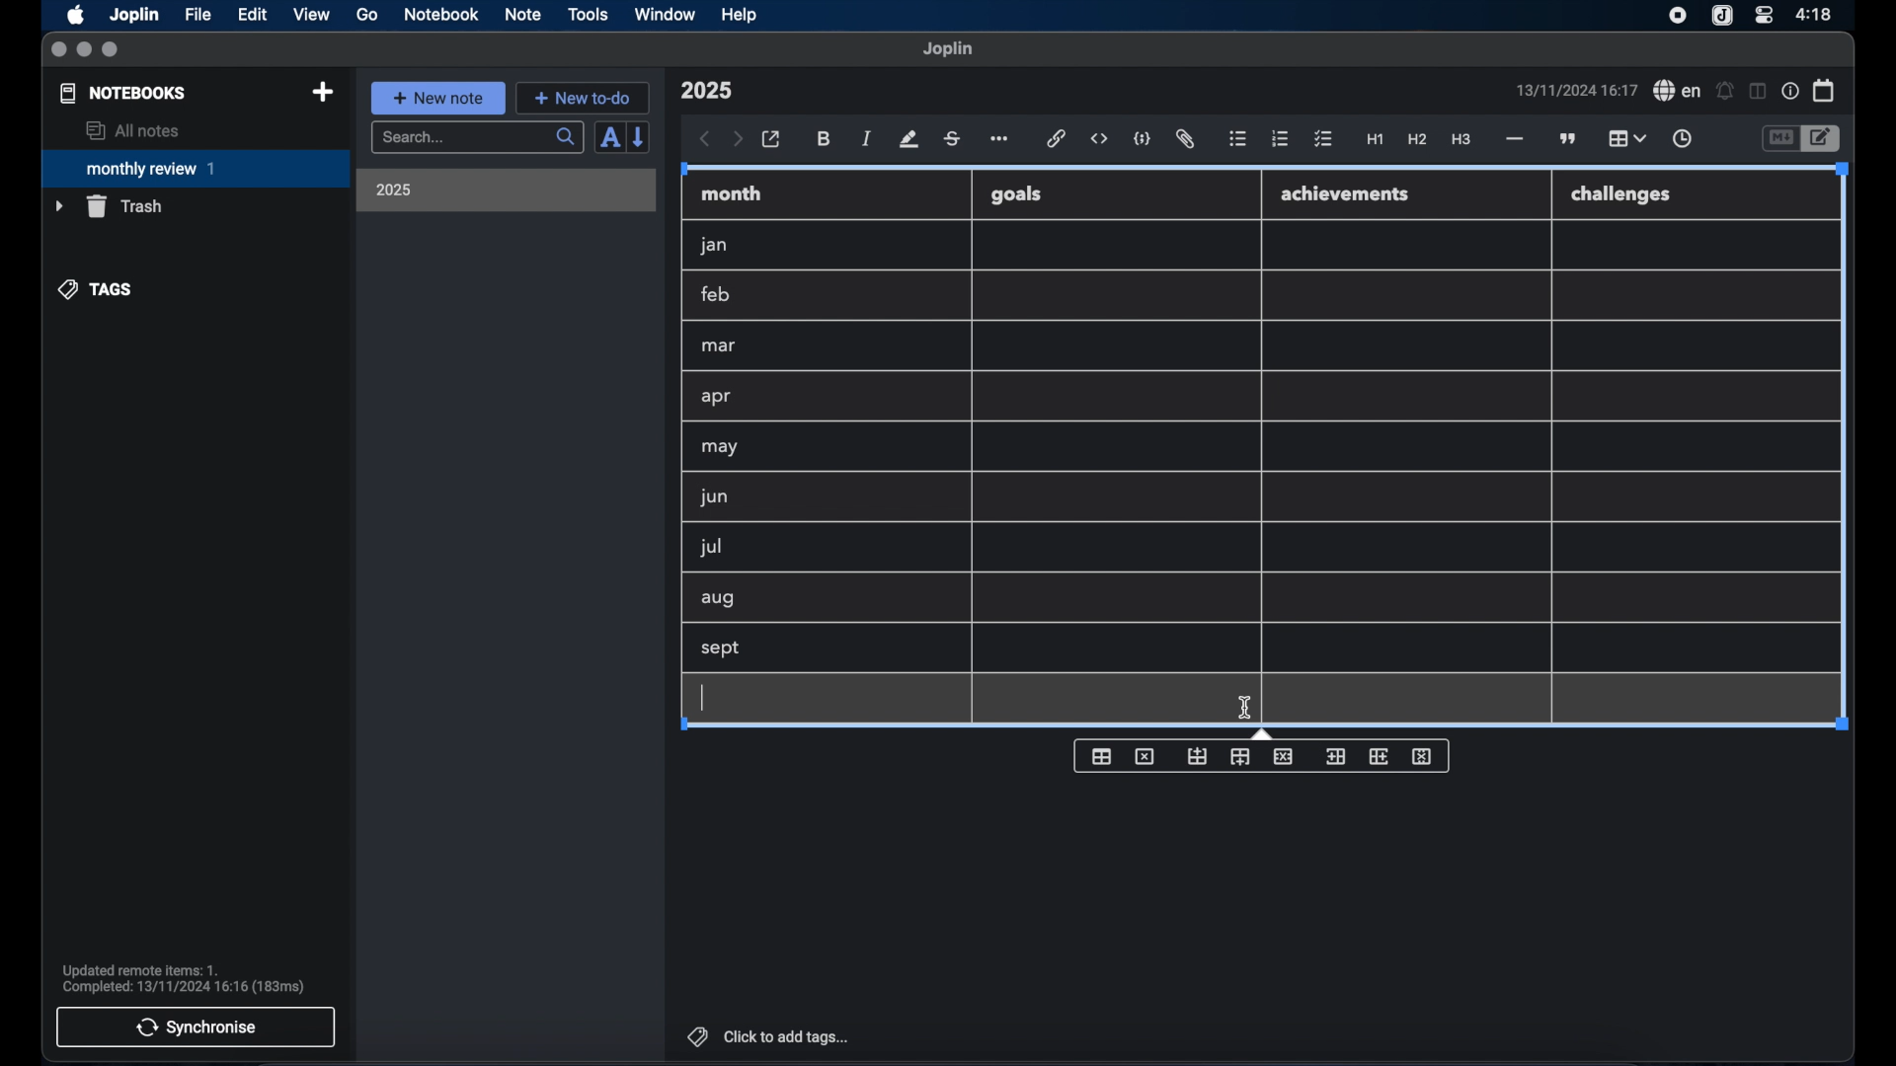  I want to click on new notebook, so click(322, 93).